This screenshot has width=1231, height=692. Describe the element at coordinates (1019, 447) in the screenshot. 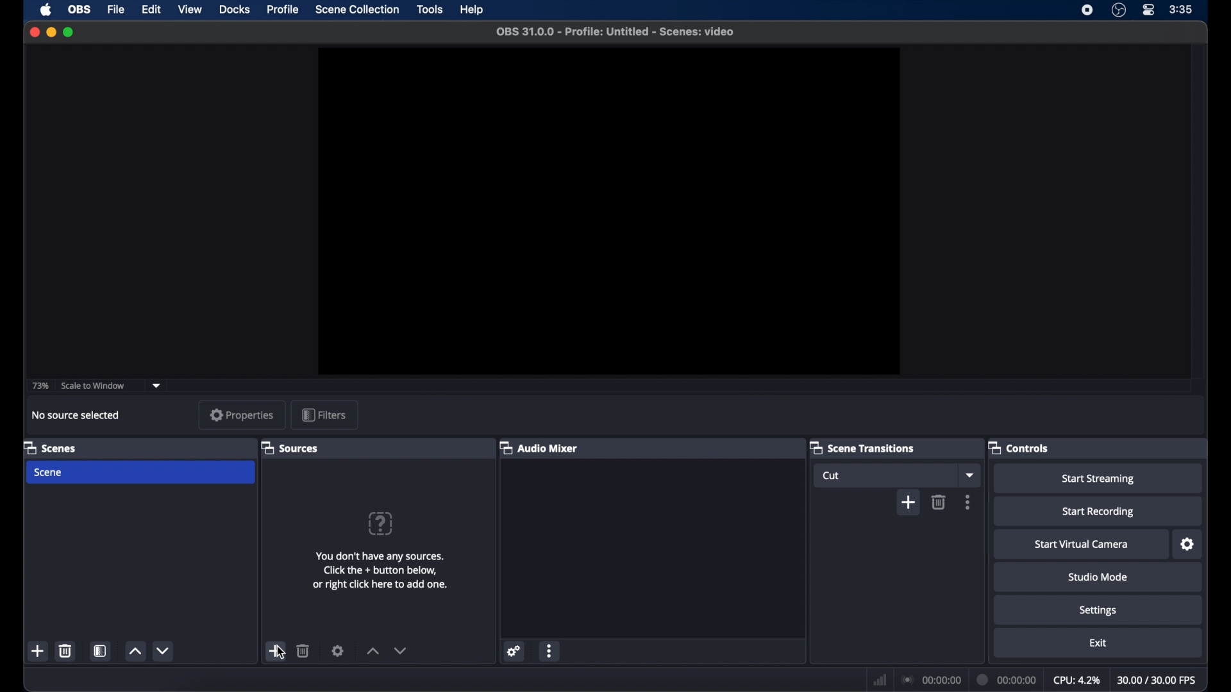

I see `controls` at that location.